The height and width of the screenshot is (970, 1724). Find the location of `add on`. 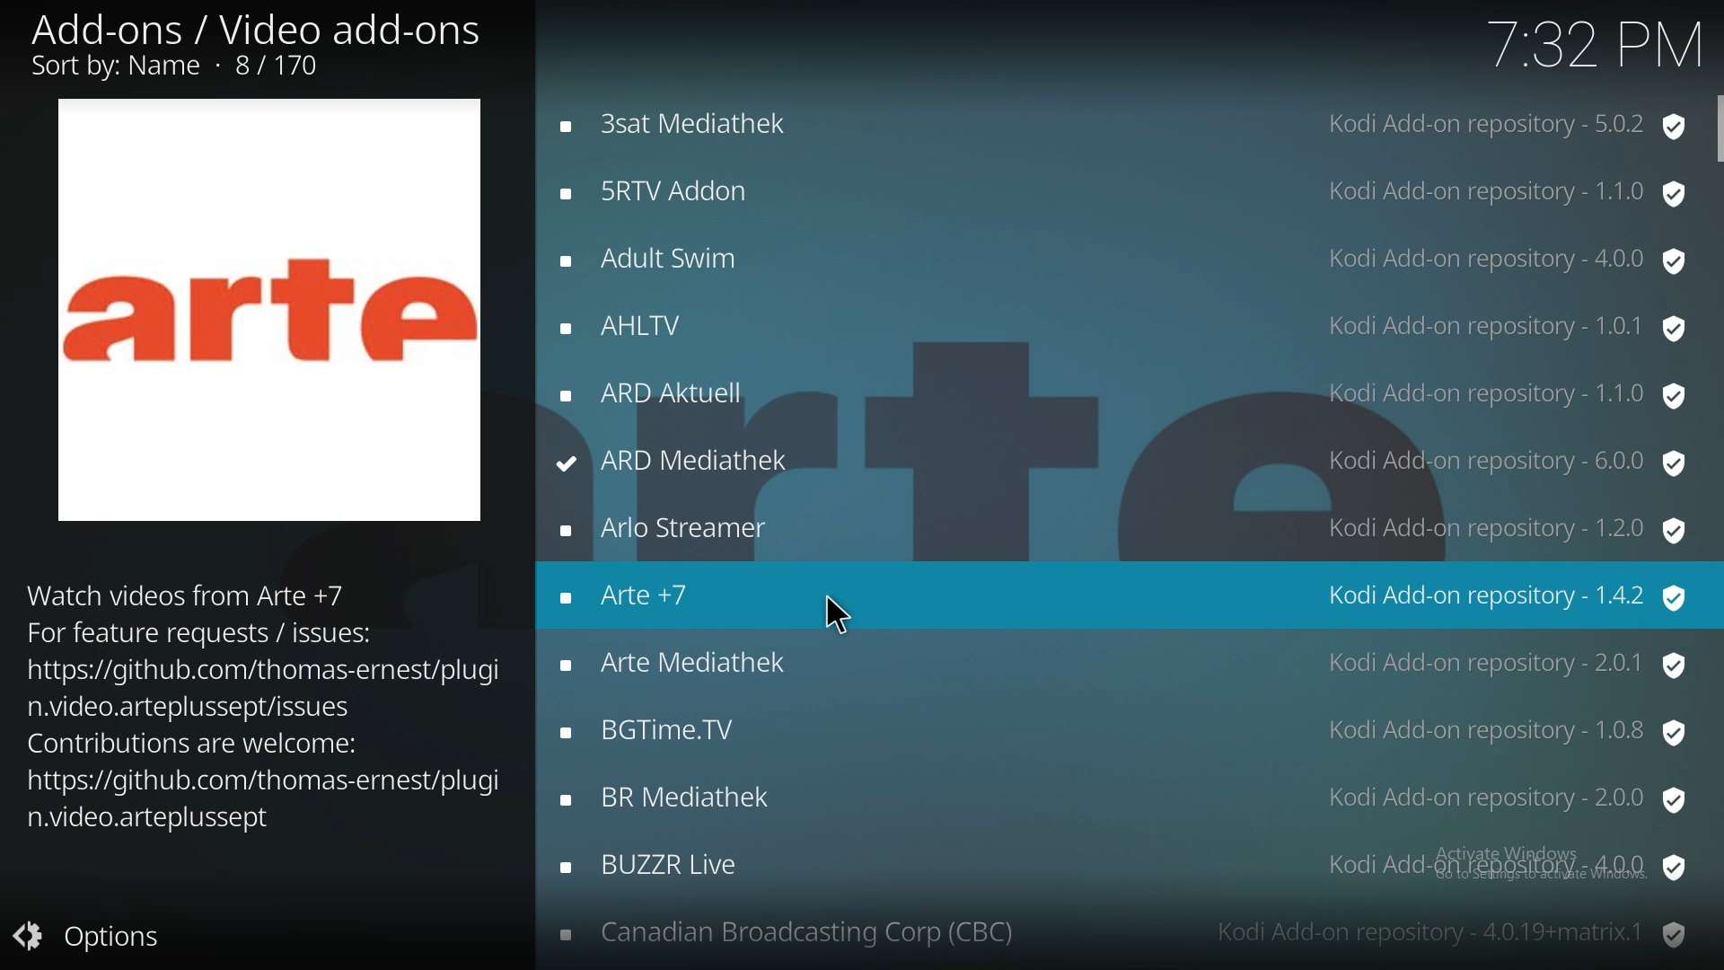

add on is located at coordinates (1123, 190).